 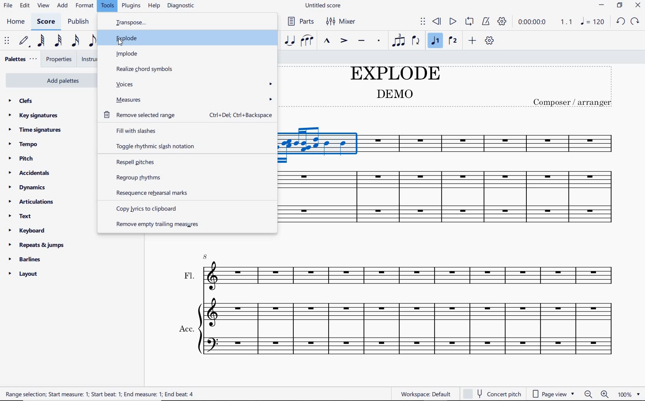 What do you see at coordinates (23, 274) in the screenshot?
I see `layout` at bounding box center [23, 274].